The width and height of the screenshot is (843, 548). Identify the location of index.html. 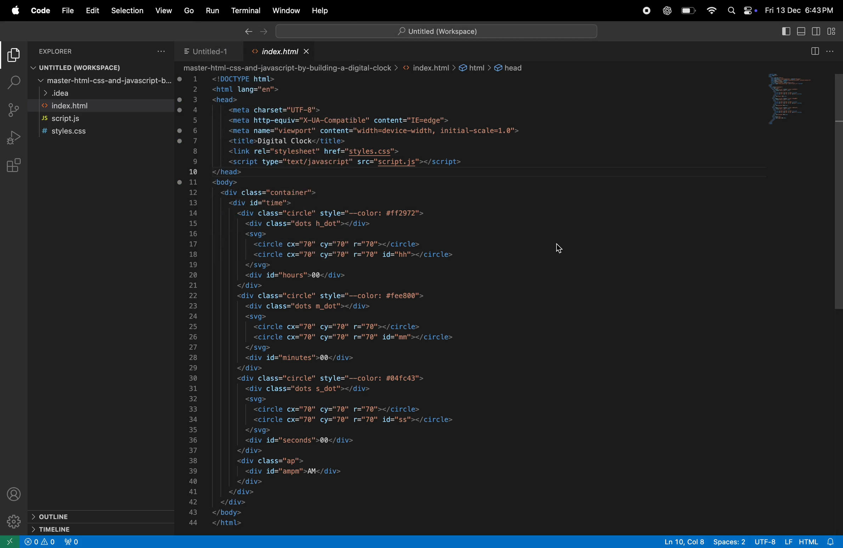
(72, 106).